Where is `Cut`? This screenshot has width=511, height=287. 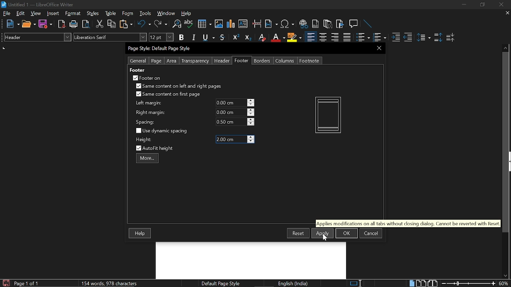 Cut is located at coordinates (100, 24).